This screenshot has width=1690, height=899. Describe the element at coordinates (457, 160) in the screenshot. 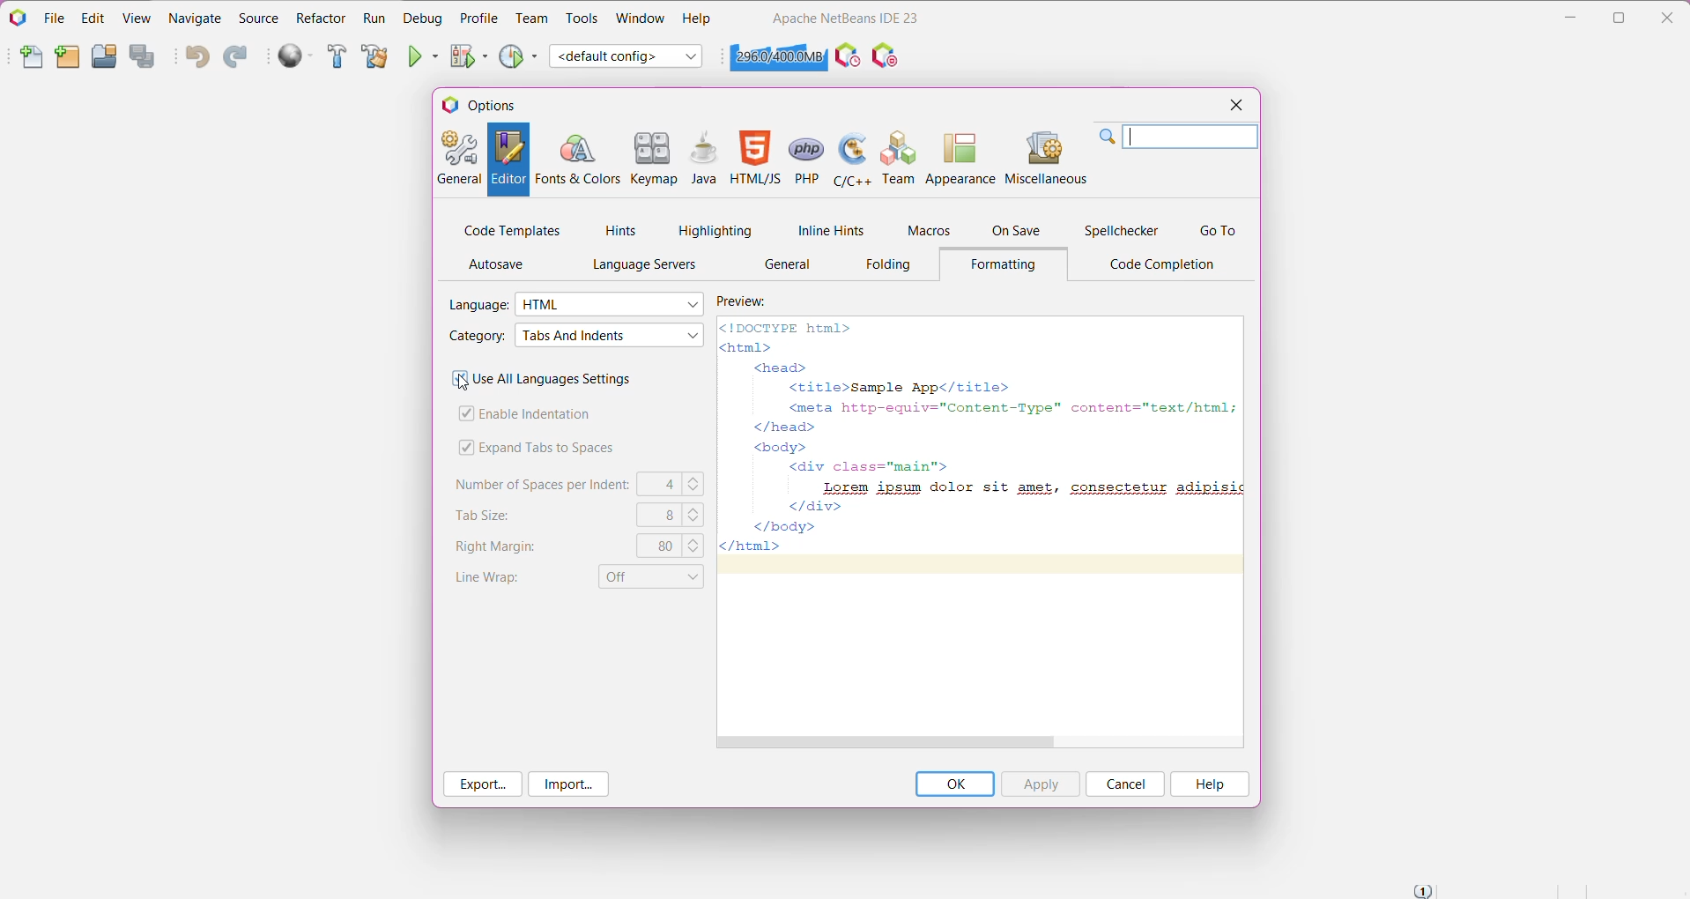

I see `General` at that location.